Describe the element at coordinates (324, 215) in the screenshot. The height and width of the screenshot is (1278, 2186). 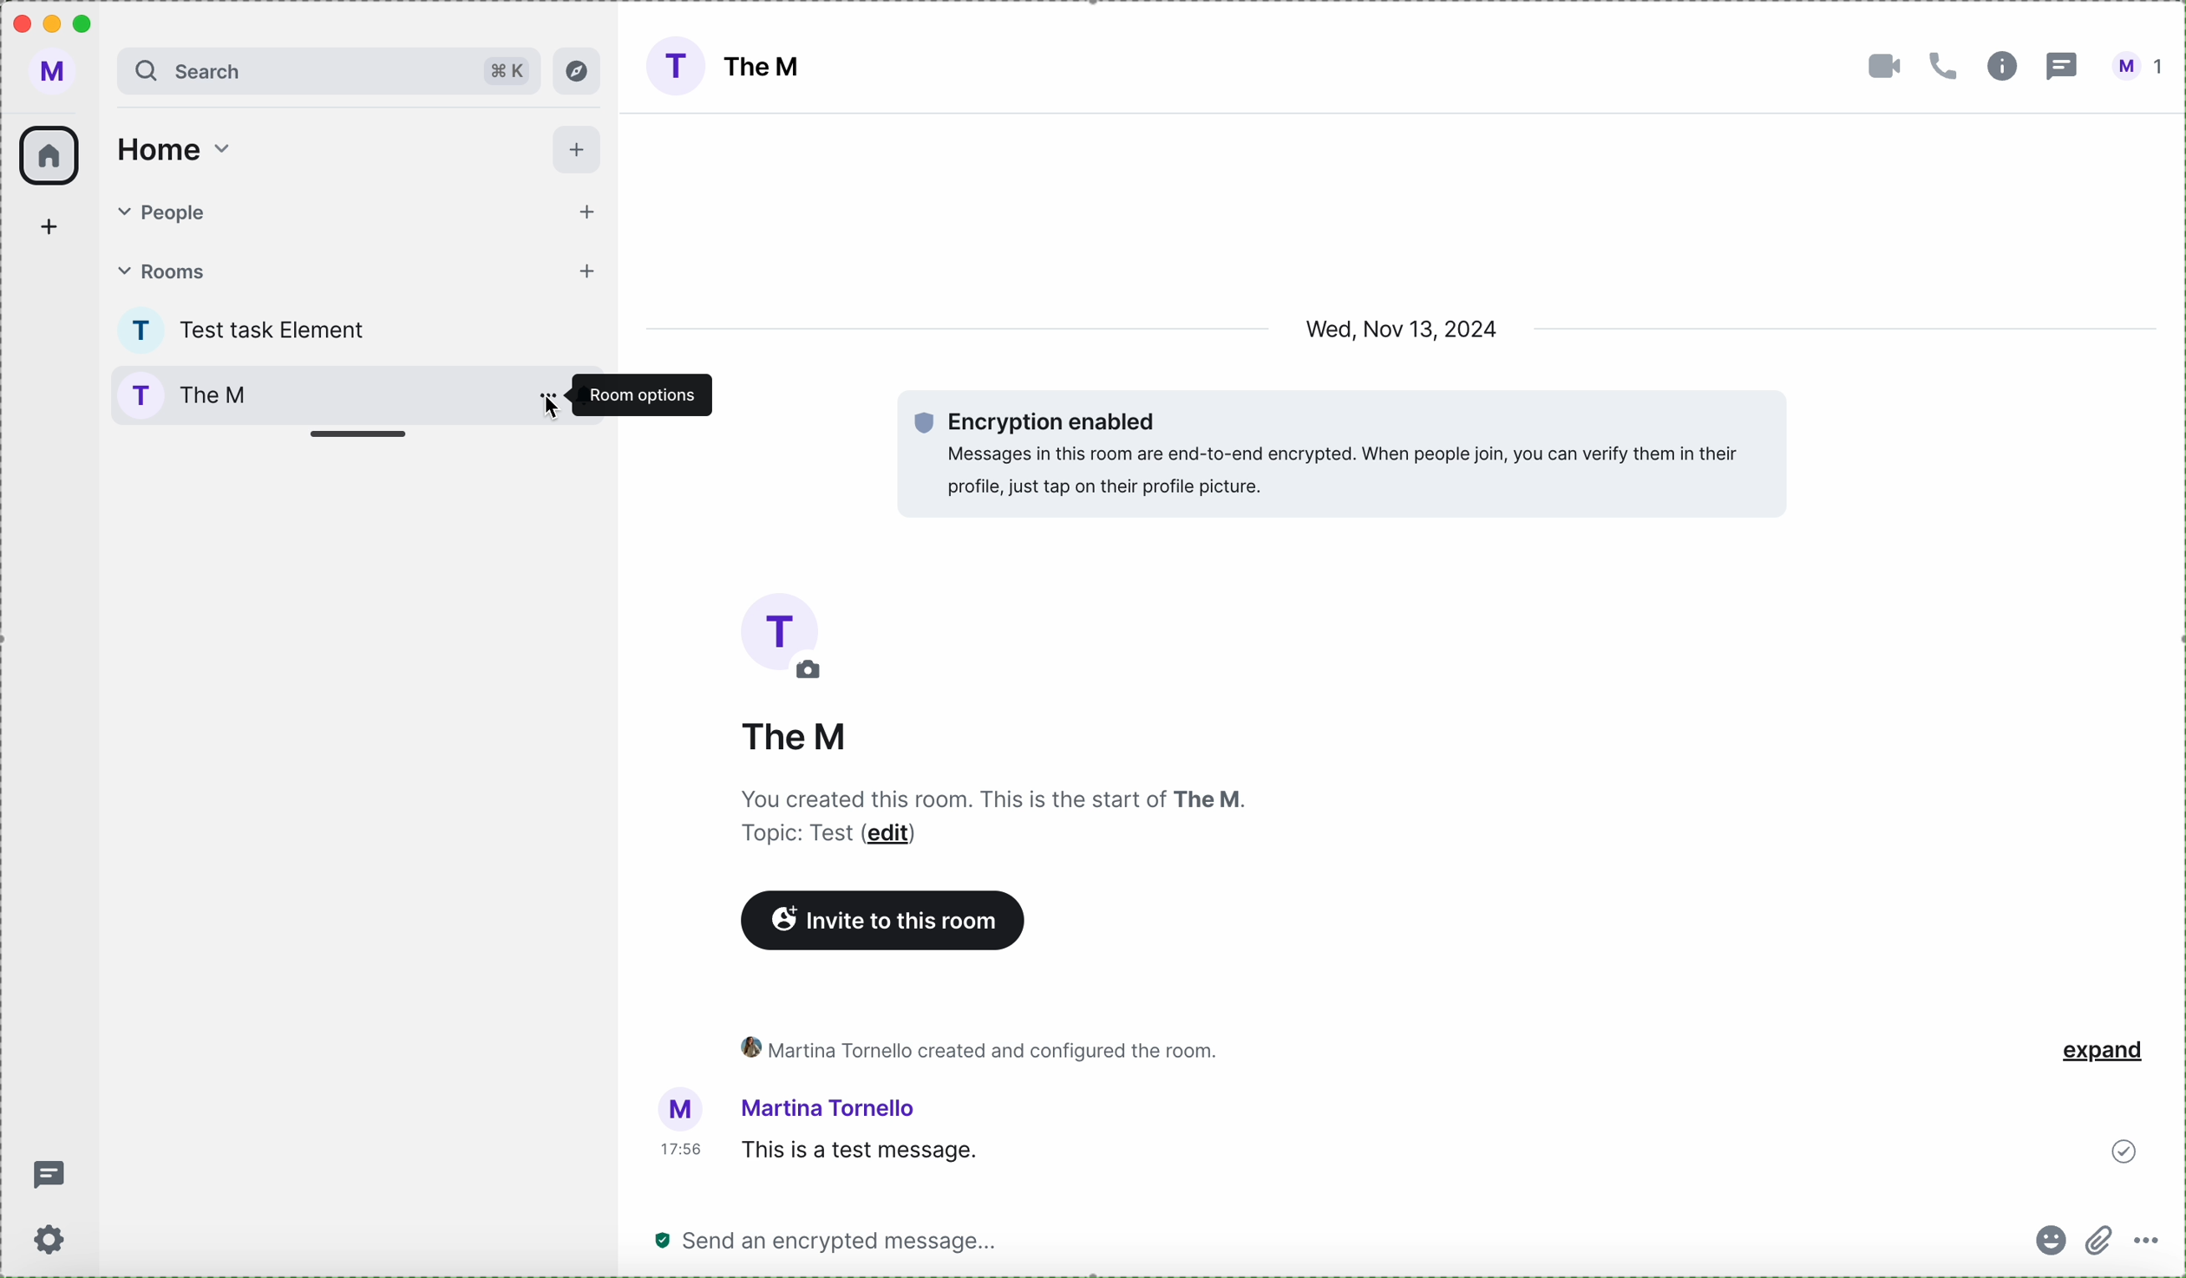
I see `people` at that location.